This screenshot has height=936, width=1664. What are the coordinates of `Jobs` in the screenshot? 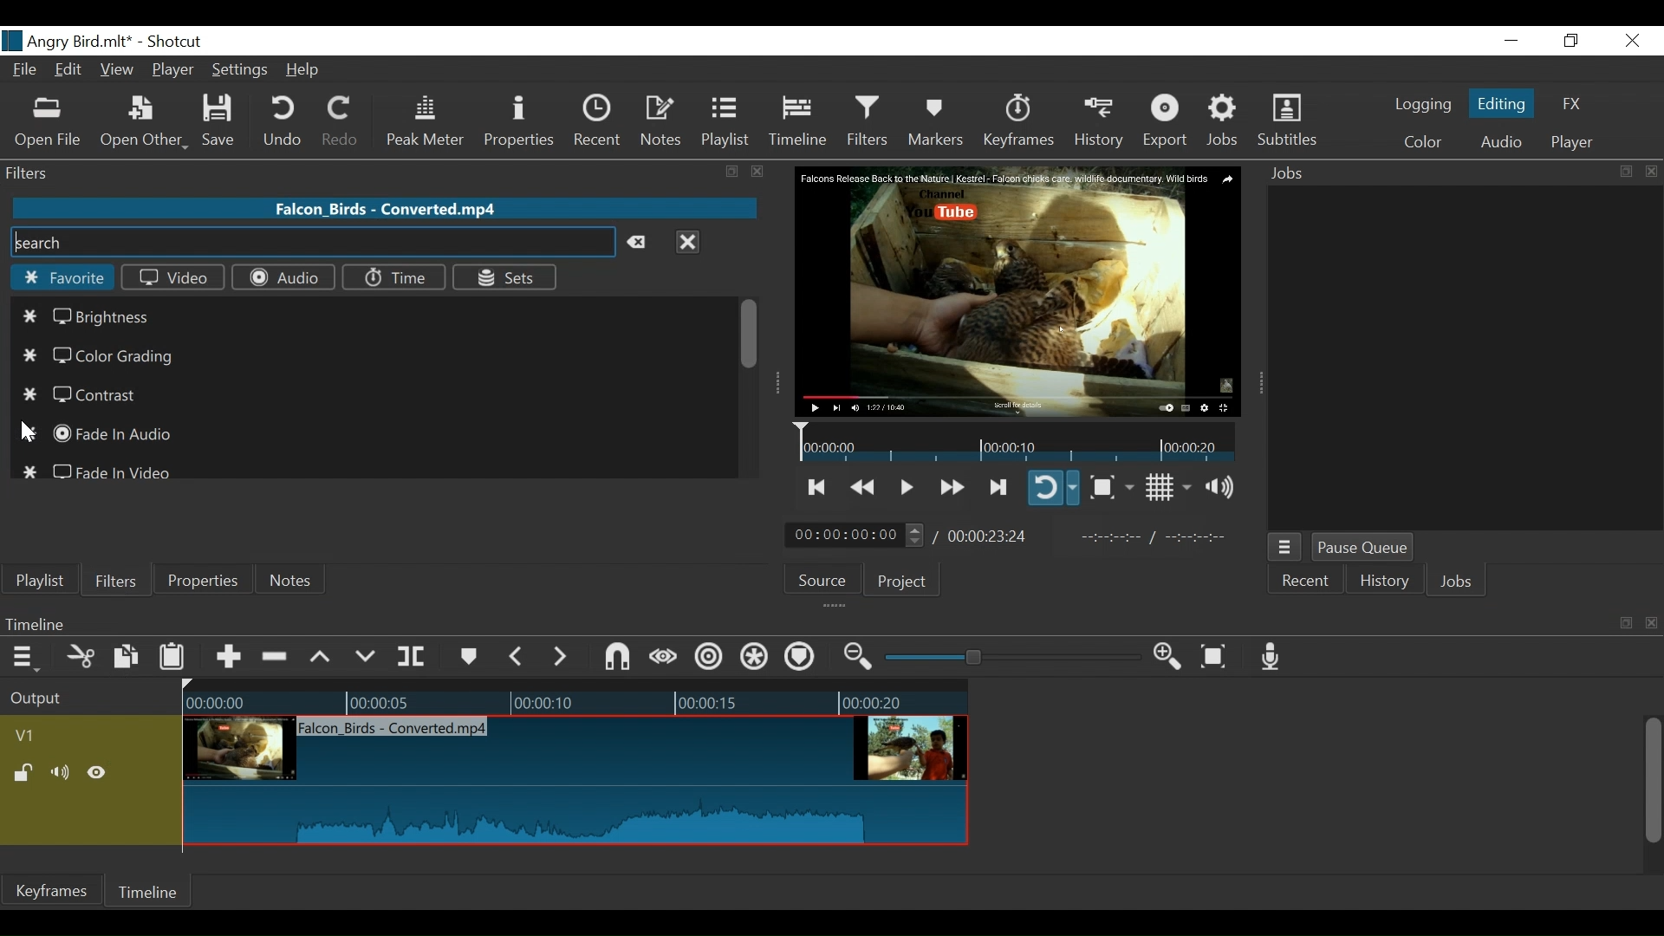 It's located at (1457, 583).